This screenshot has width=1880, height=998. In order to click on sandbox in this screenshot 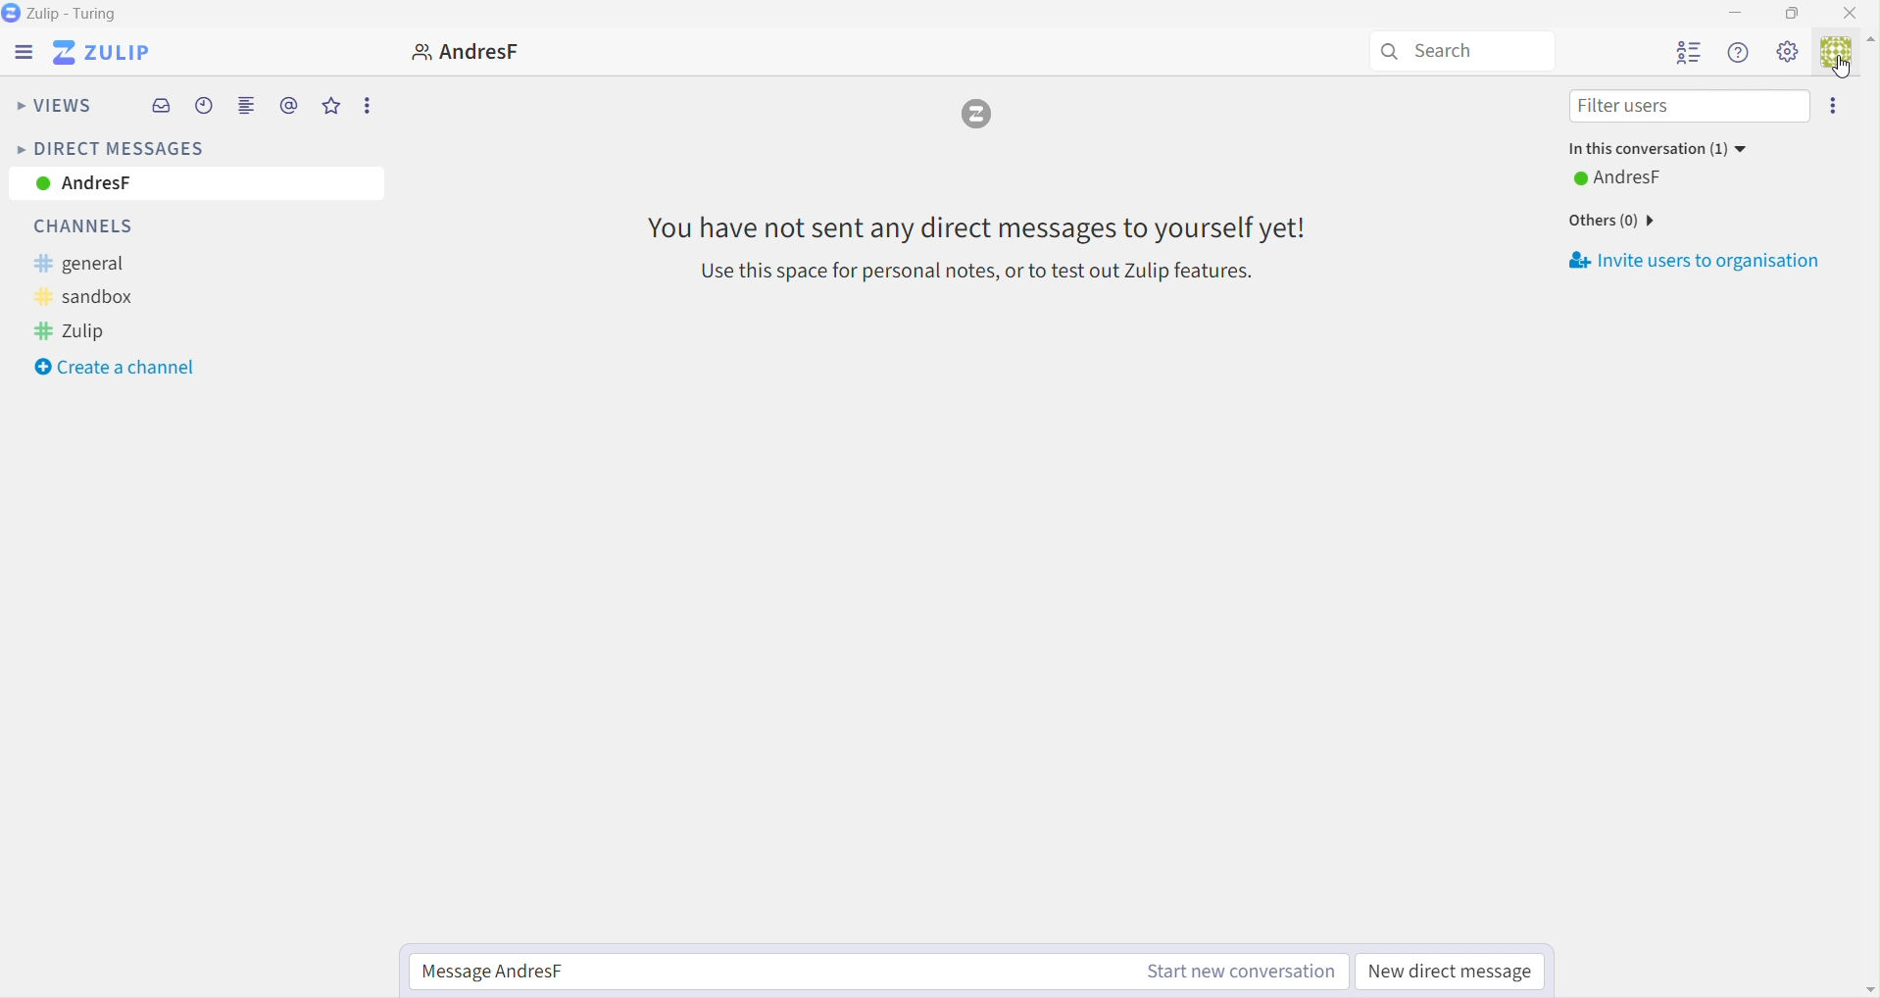, I will do `click(102, 297)`.